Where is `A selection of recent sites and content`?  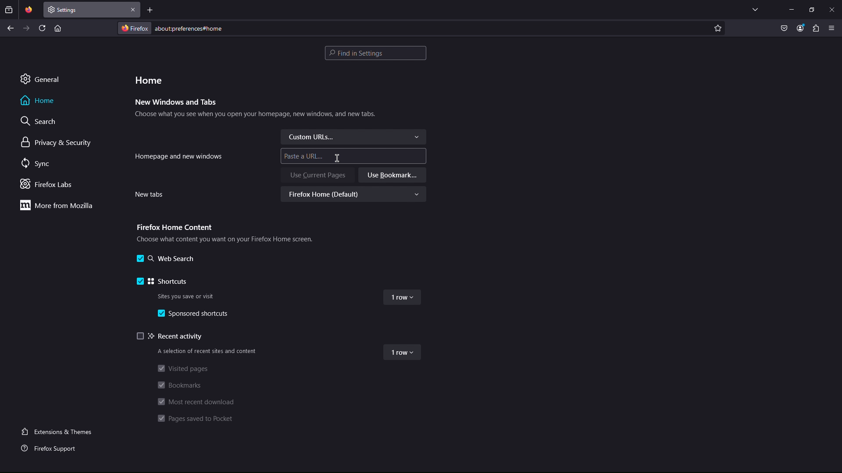
A selection of recent sites and content is located at coordinates (206, 351).